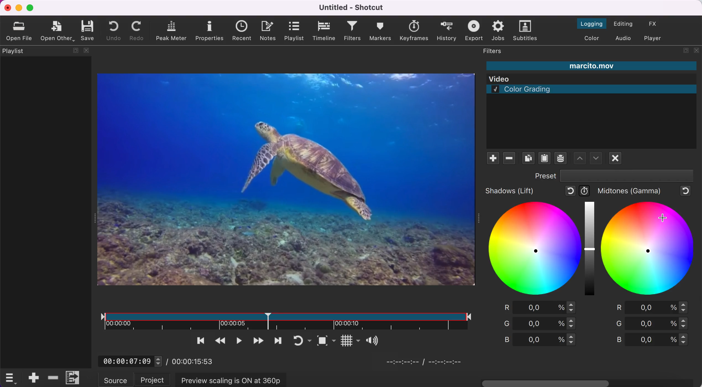  Describe the element at coordinates (497, 32) in the screenshot. I see `jobs` at that location.